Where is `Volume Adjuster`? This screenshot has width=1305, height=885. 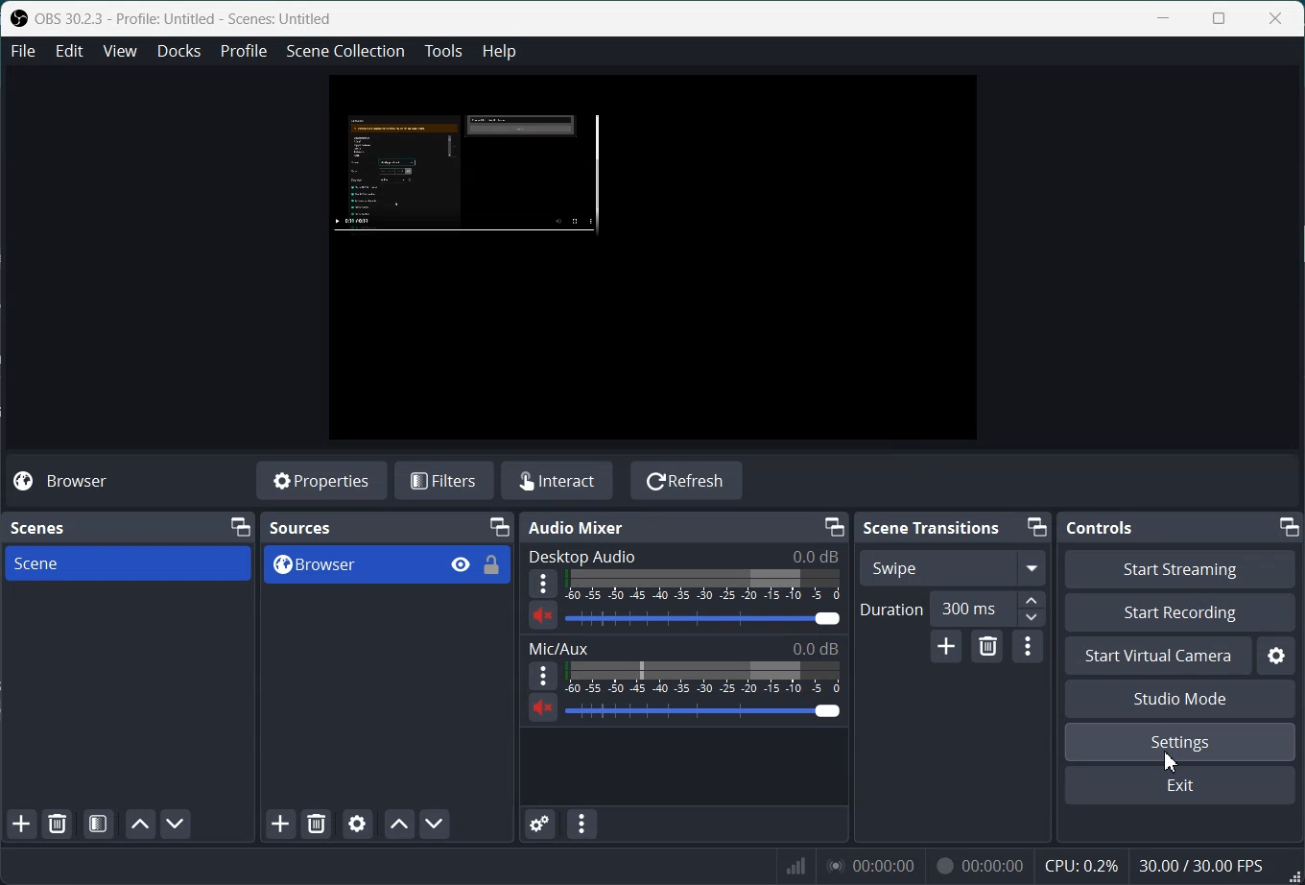
Volume Adjuster is located at coordinates (703, 710).